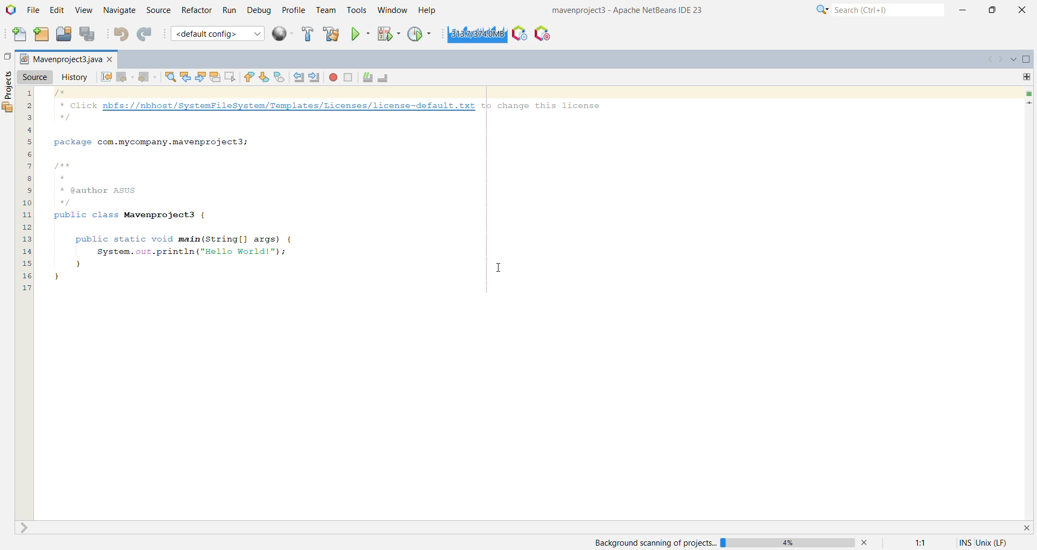  What do you see at coordinates (41, 35) in the screenshot?
I see `New Project` at bounding box center [41, 35].